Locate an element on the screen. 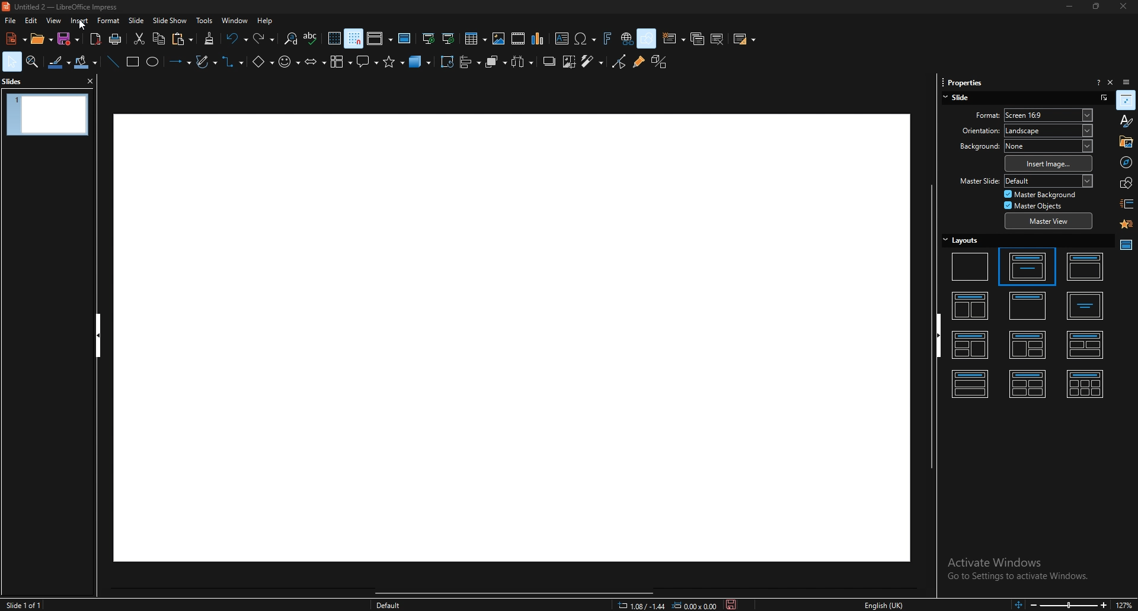 This screenshot has height=611, width=1138. insert is located at coordinates (81, 21).